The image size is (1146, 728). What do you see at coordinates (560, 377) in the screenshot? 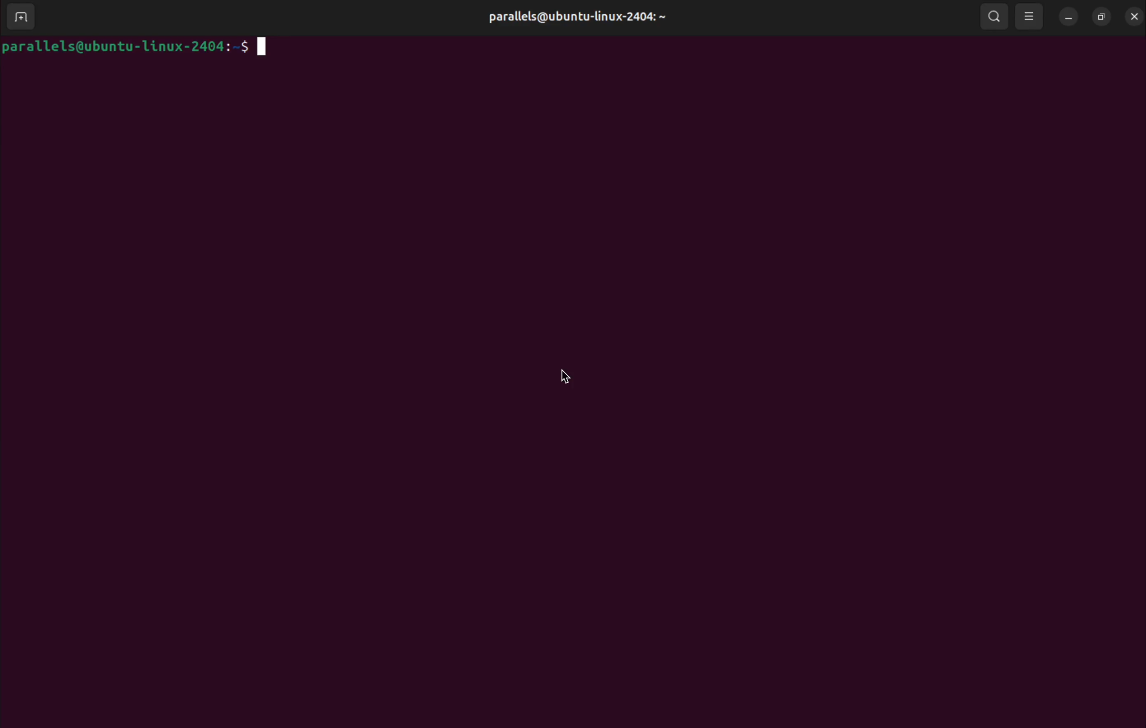
I see `cursor` at bounding box center [560, 377].